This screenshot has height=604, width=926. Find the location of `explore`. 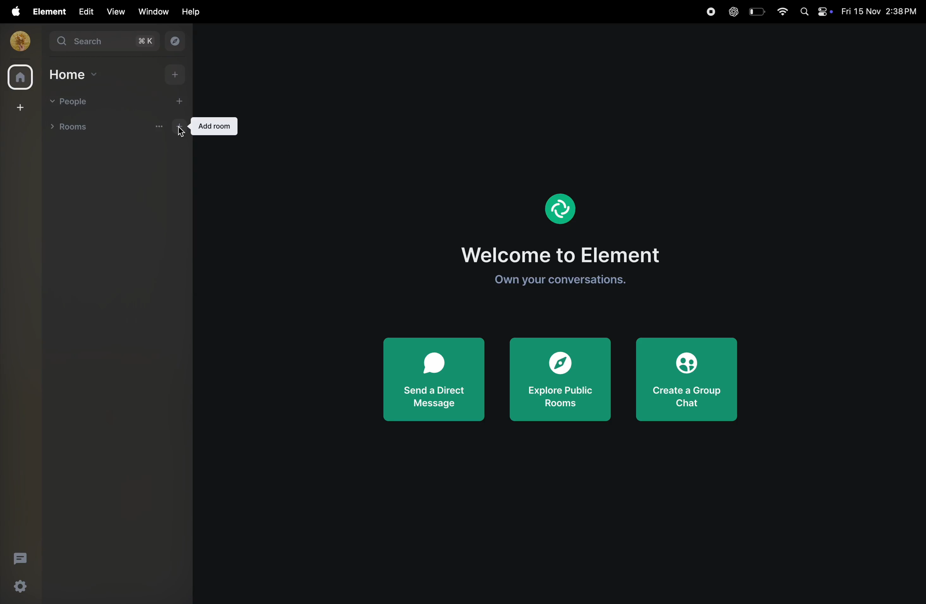

explore is located at coordinates (173, 41).